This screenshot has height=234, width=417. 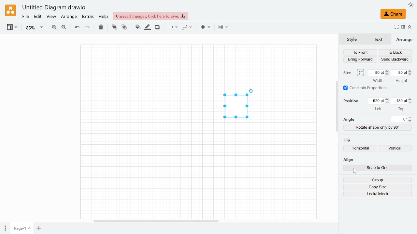 I want to click on Extras, so click(x=88, y=17).